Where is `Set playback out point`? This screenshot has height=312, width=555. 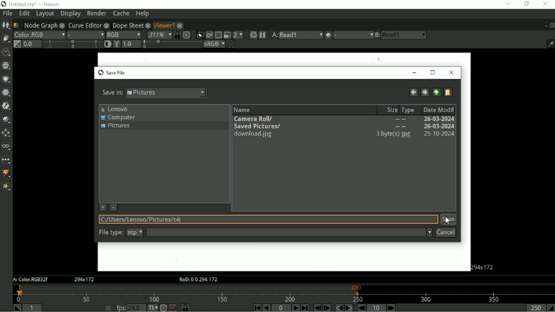 Set playback out point is located at coordinates (550, 307).